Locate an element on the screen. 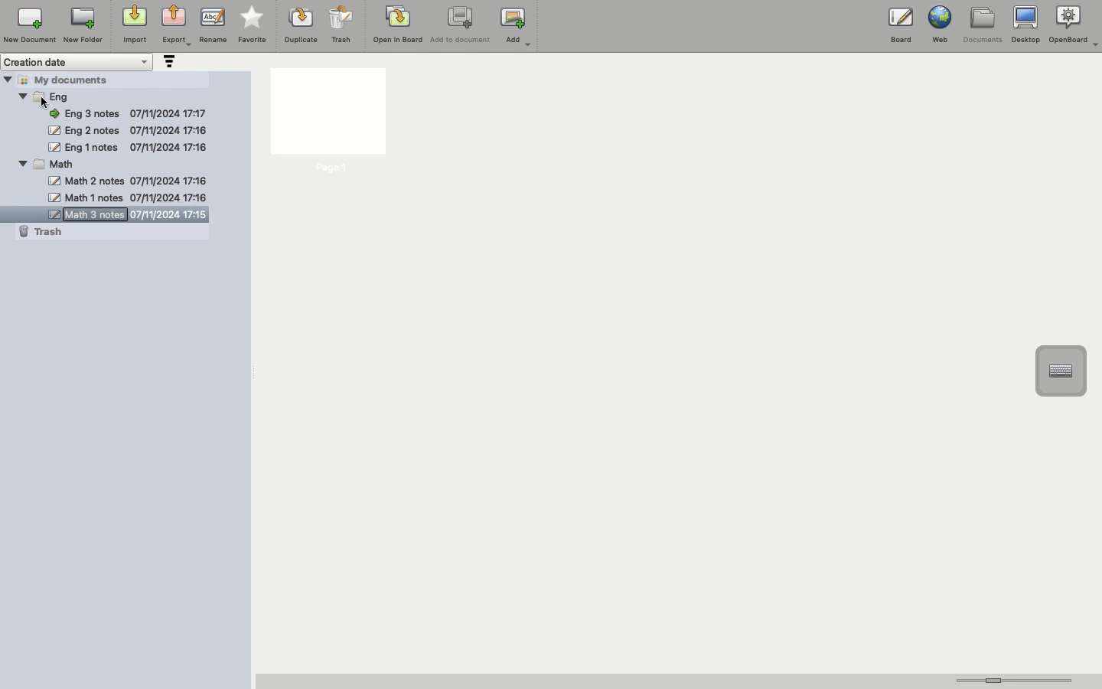 This screenshot has height=689, width=1102. Math is located at coordinates (132, 163).